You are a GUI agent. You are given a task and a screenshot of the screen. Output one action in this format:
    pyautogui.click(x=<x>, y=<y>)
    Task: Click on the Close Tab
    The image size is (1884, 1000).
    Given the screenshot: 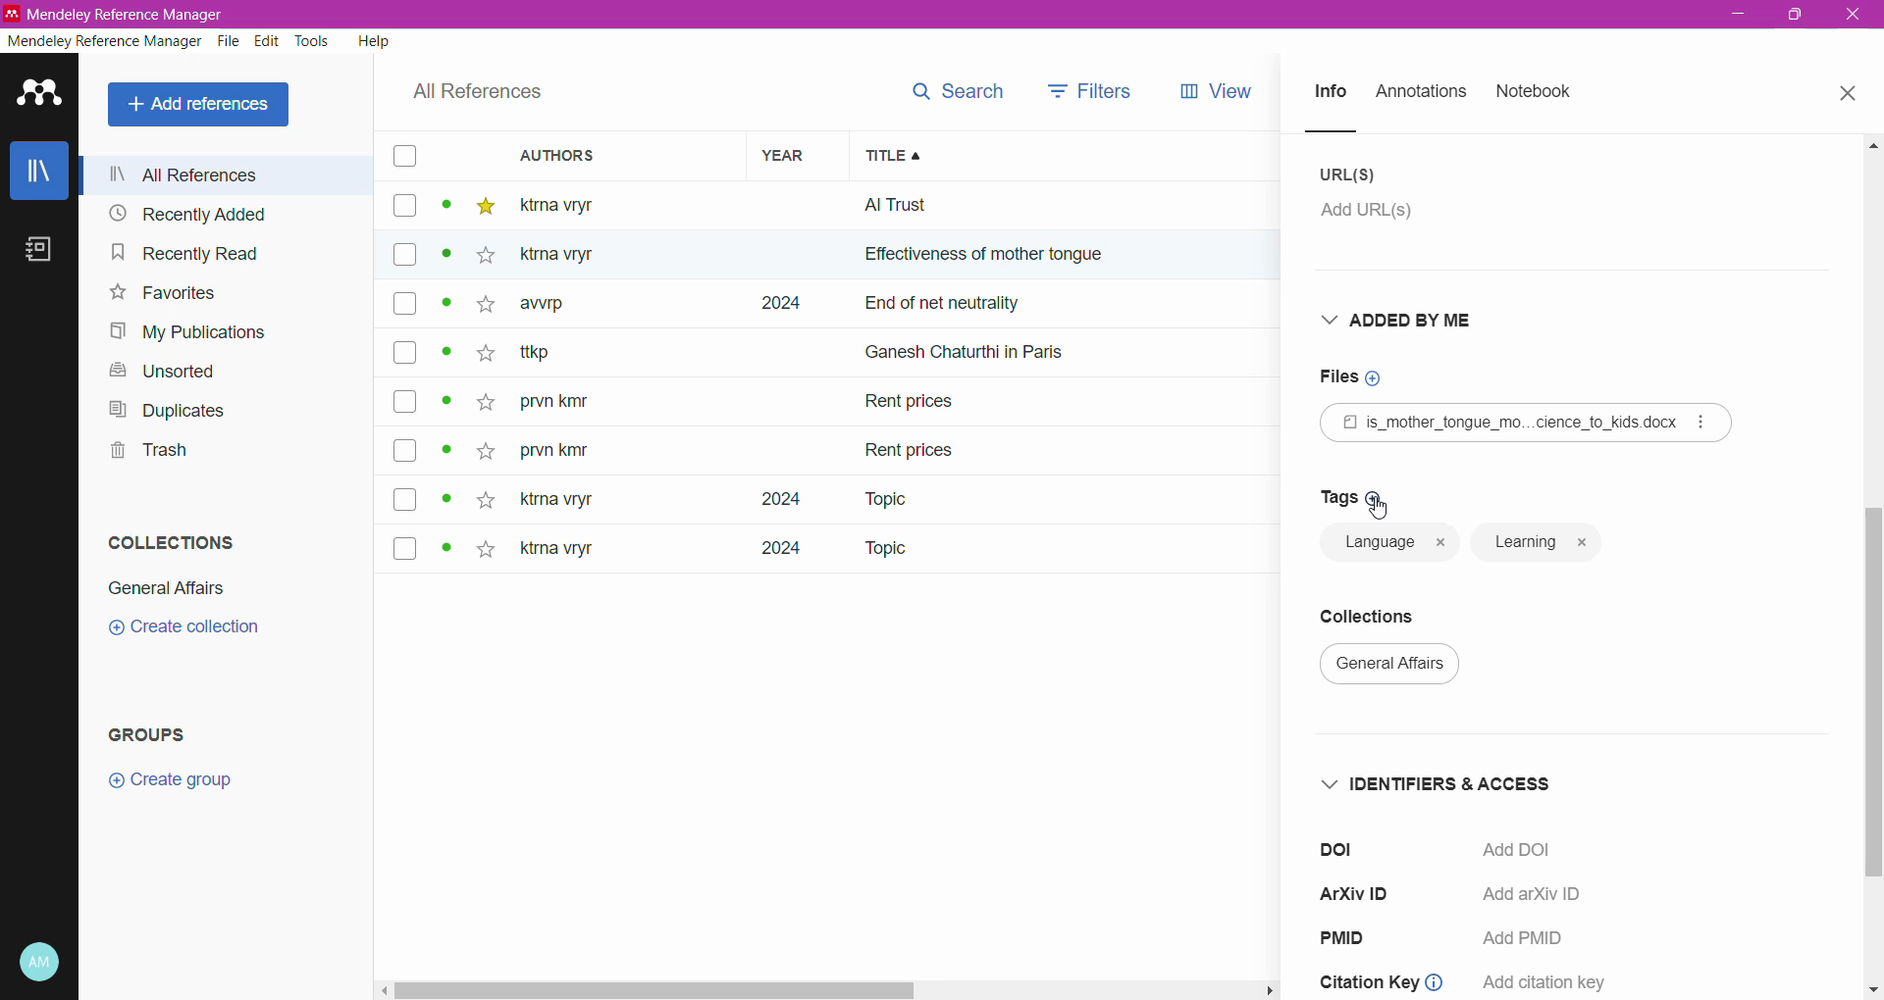 What is the action you would take?
    pyautogui.click(x=1851, y=94)
    